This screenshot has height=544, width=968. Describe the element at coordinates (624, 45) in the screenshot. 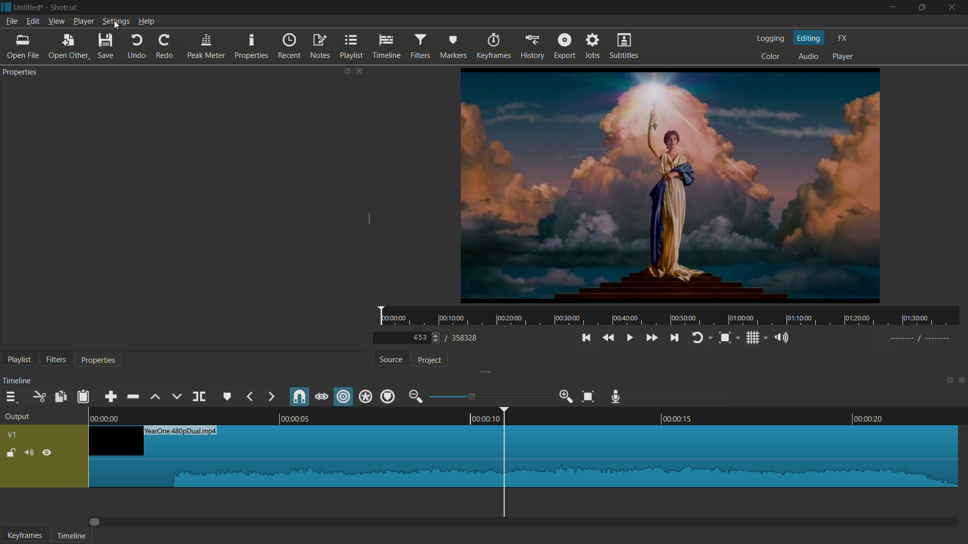

I see `subtitles` at that location.